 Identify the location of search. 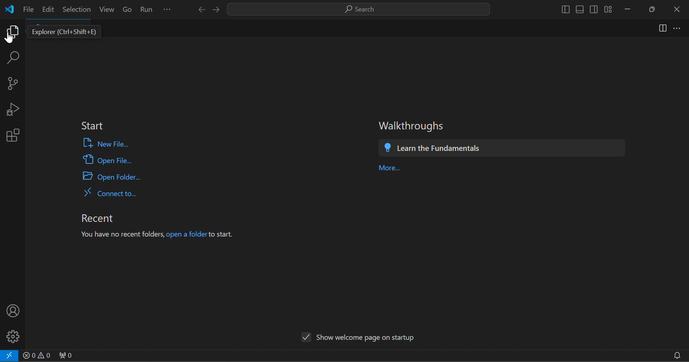
(360, 8).